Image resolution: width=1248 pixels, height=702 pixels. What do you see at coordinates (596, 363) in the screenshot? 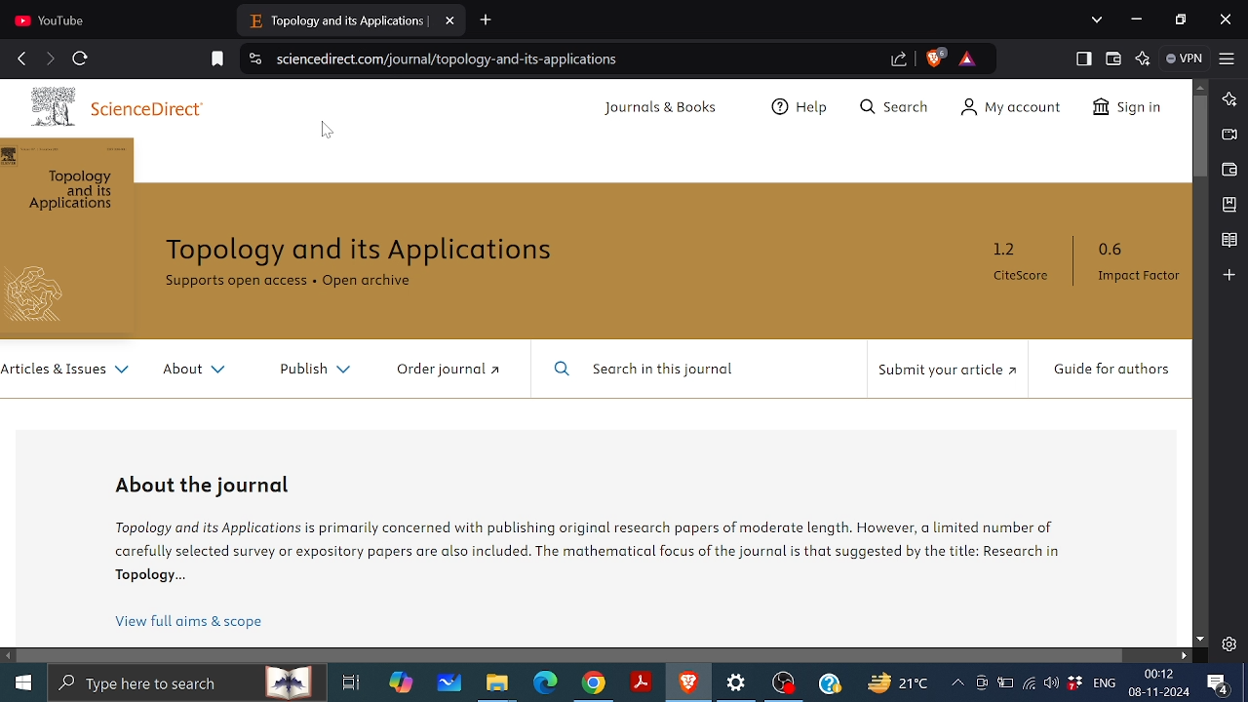
I see `webpage` at bounding box center [596, 363].